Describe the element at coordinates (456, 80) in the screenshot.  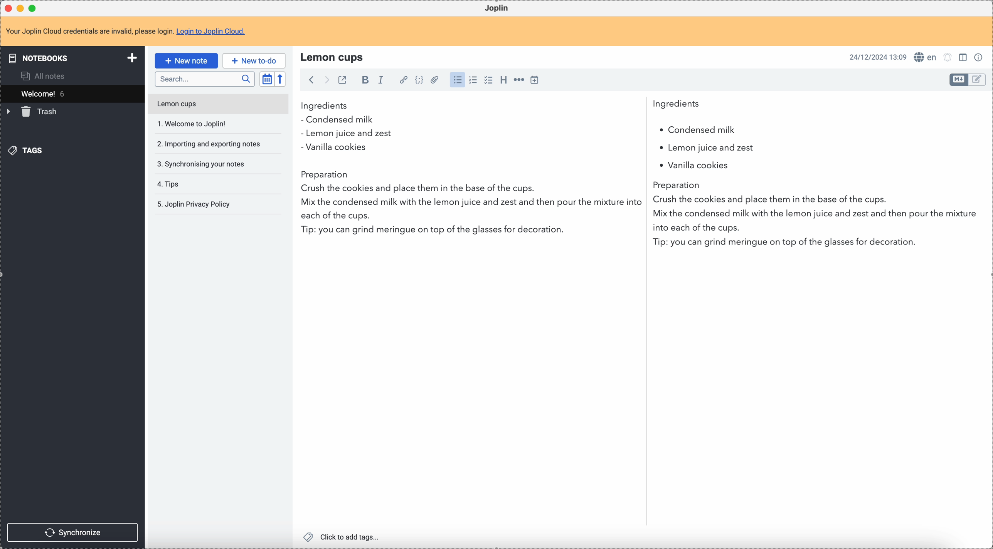
I see `bulleted list` at that location.